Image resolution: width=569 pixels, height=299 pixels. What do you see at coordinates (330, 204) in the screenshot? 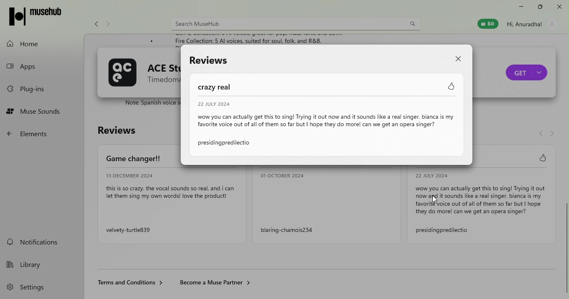
I see `Review` at bounding box center [330, 204].